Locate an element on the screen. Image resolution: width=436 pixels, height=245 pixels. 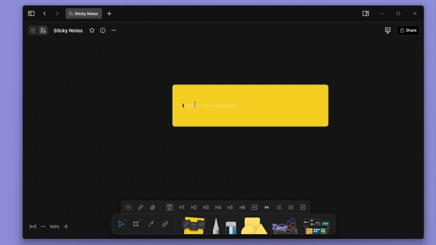
more is located at coordinates (115, 30).